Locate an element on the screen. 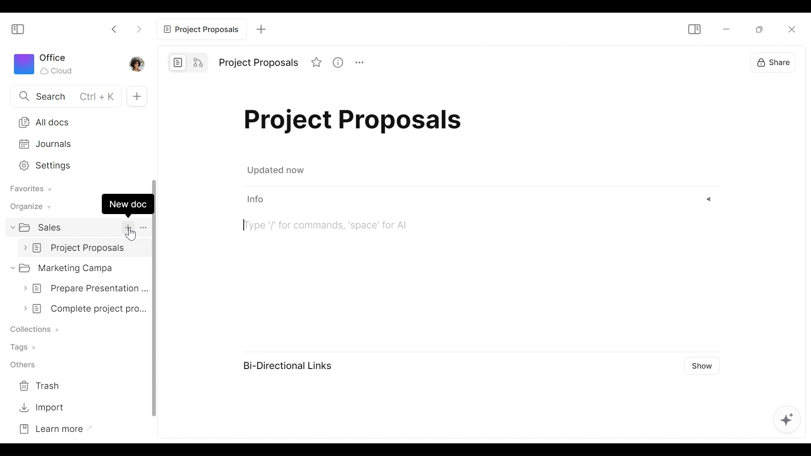 This screenshot has height=456, width=811. Search is located at coordinates (64, 95).